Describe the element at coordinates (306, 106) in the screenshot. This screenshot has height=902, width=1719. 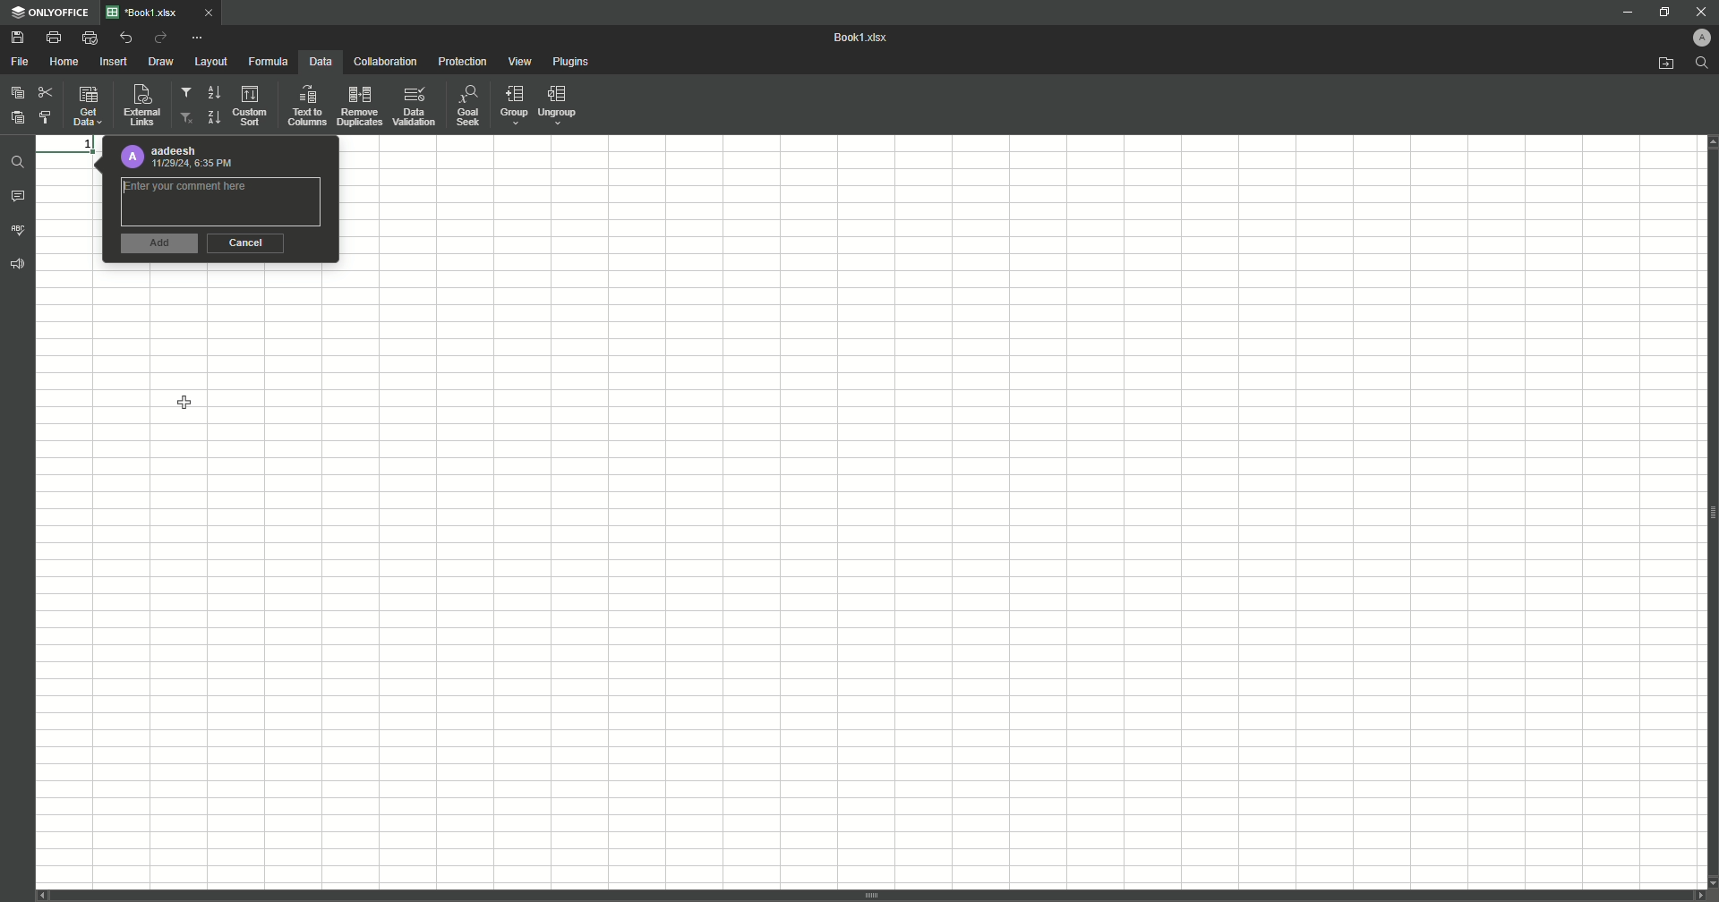
I see `Text to Columns` at that location.